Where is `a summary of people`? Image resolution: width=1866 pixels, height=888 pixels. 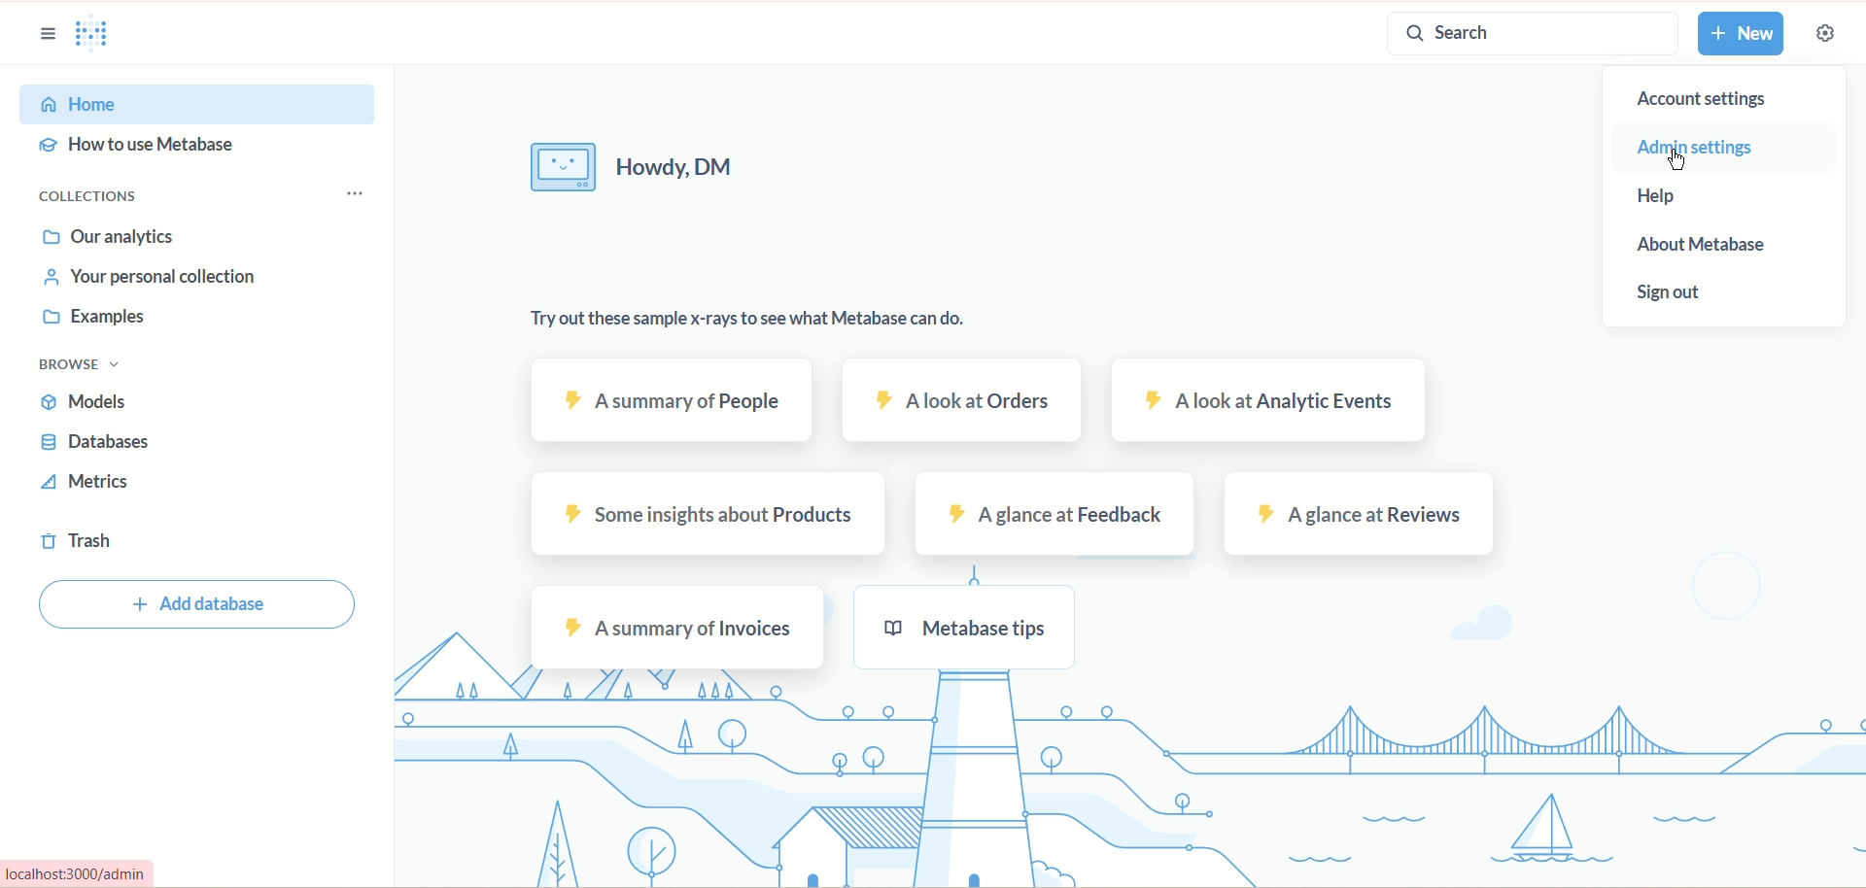 a summary of people is located at coordinates (674, 399).